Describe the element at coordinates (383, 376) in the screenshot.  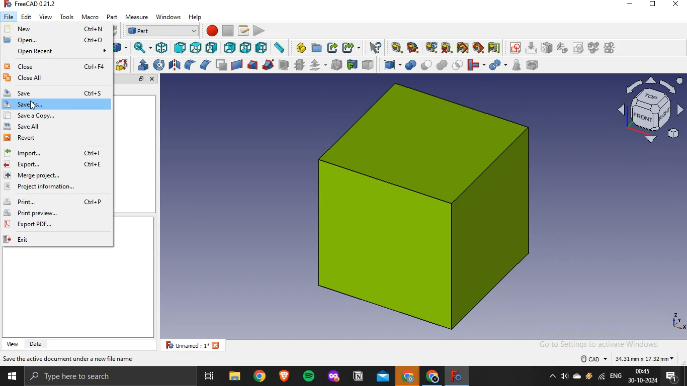
I see `outlook` at that location.